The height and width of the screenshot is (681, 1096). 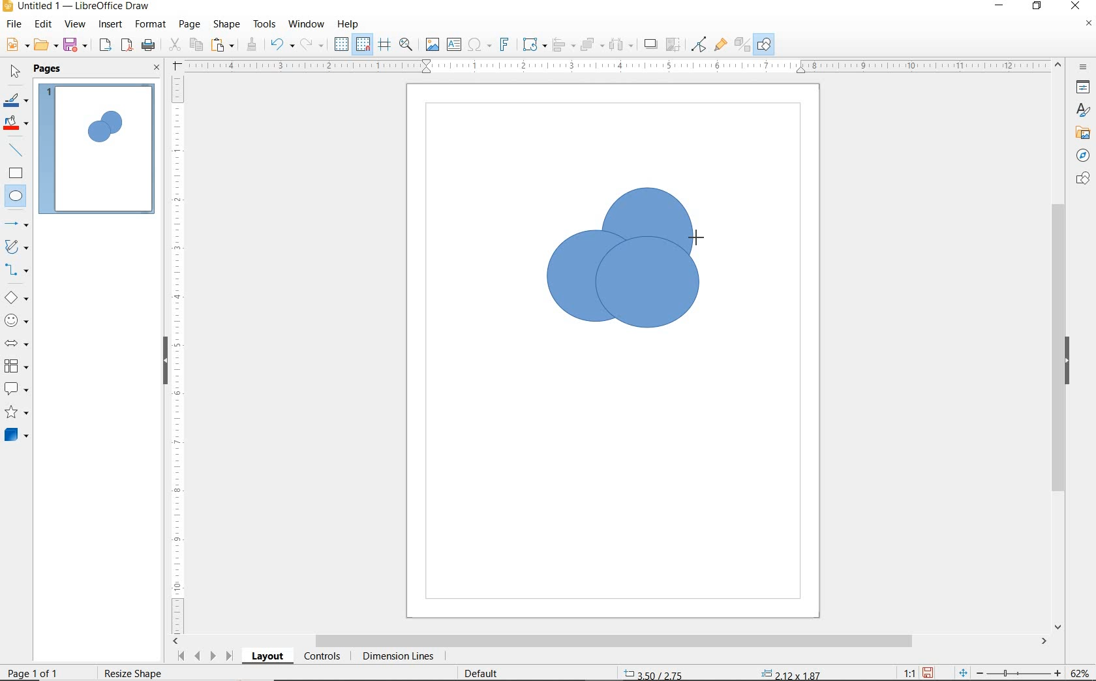 What do you see at coordinates (15, 436) in the screenshot?
I see `3D OBJECTS` at bounding box center [15, 436].